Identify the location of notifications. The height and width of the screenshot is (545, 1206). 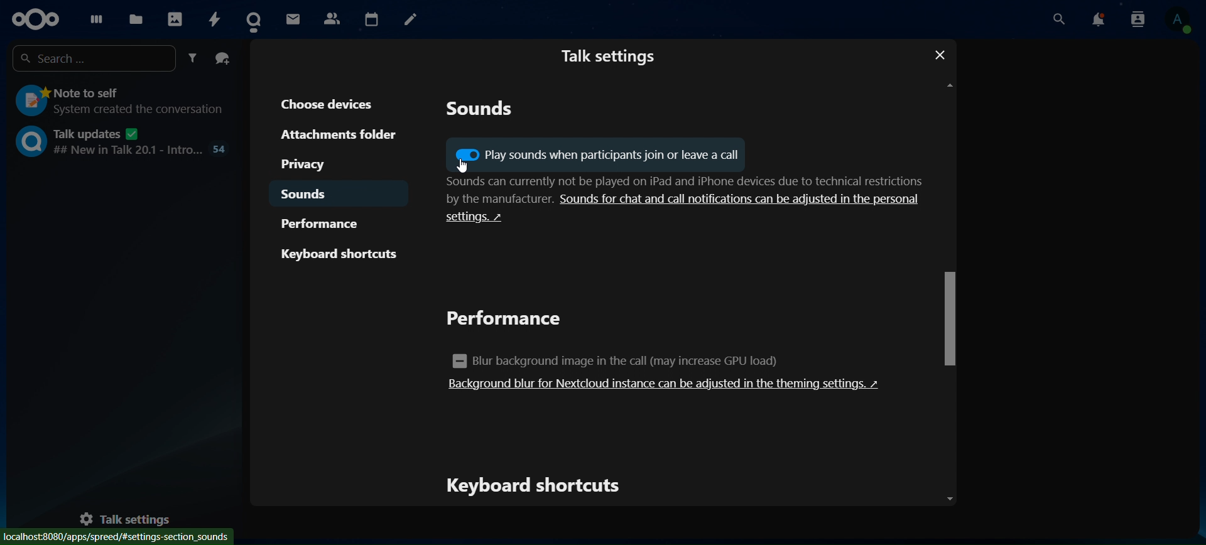
(1099, 20).